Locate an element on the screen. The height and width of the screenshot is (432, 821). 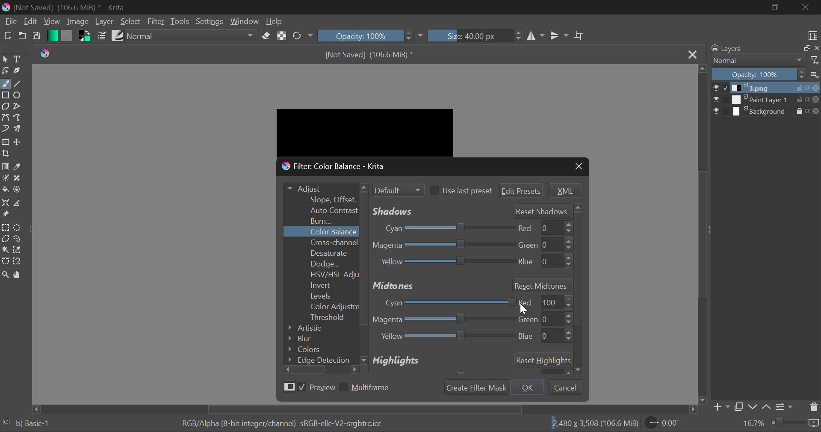
Minimize is located at coordinates (774, 7).